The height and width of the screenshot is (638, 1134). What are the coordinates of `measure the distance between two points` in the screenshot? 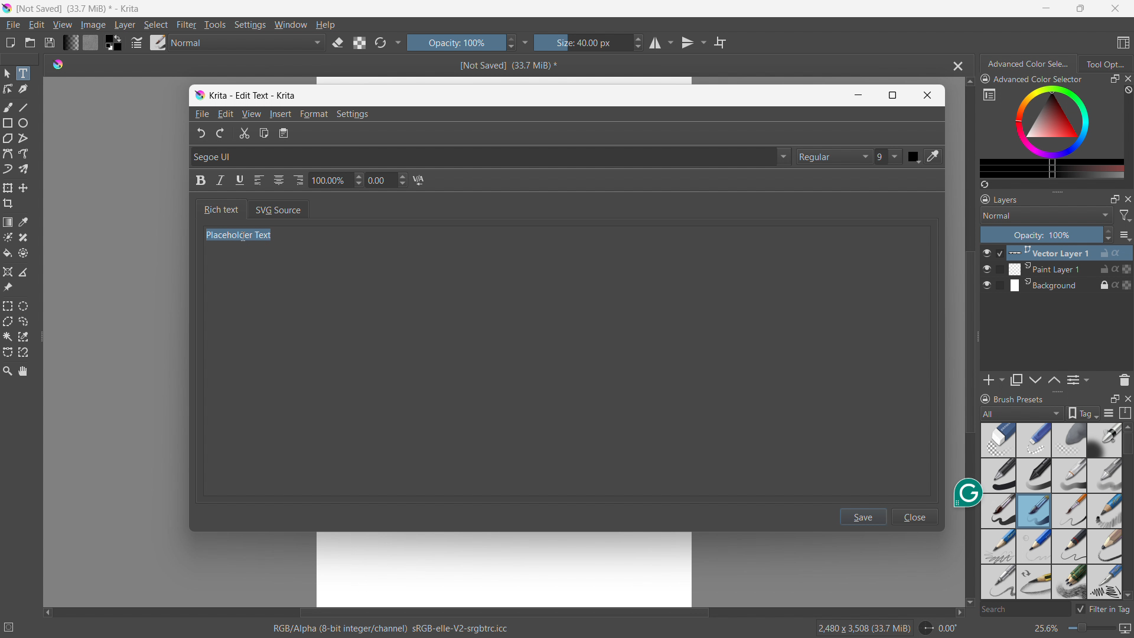 It's located at (24, 272).